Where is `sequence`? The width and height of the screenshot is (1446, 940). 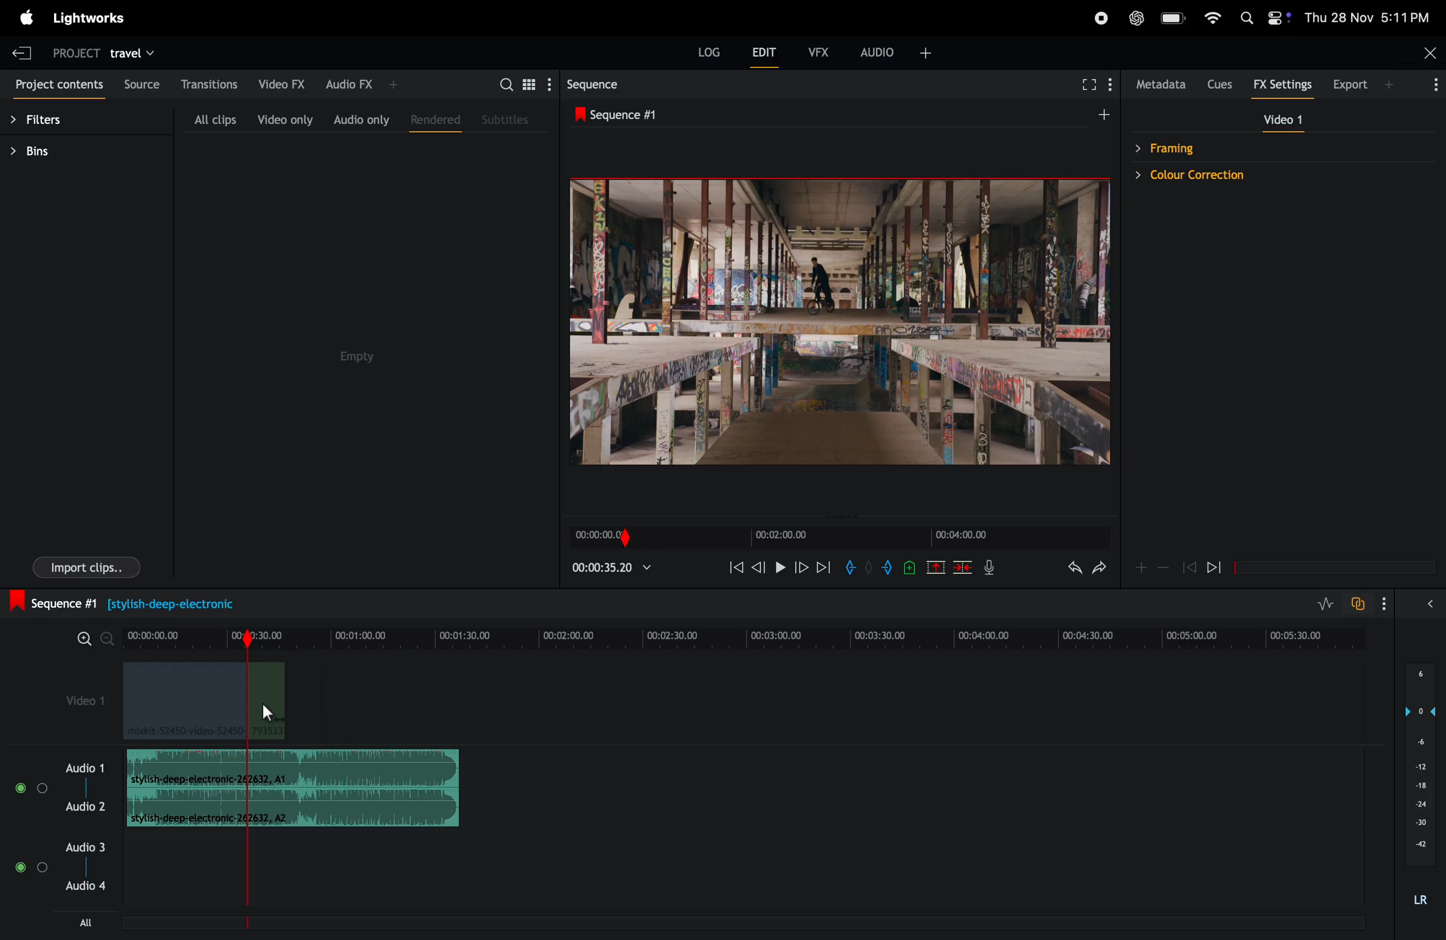 sequence is located at coordinates (607, 84).